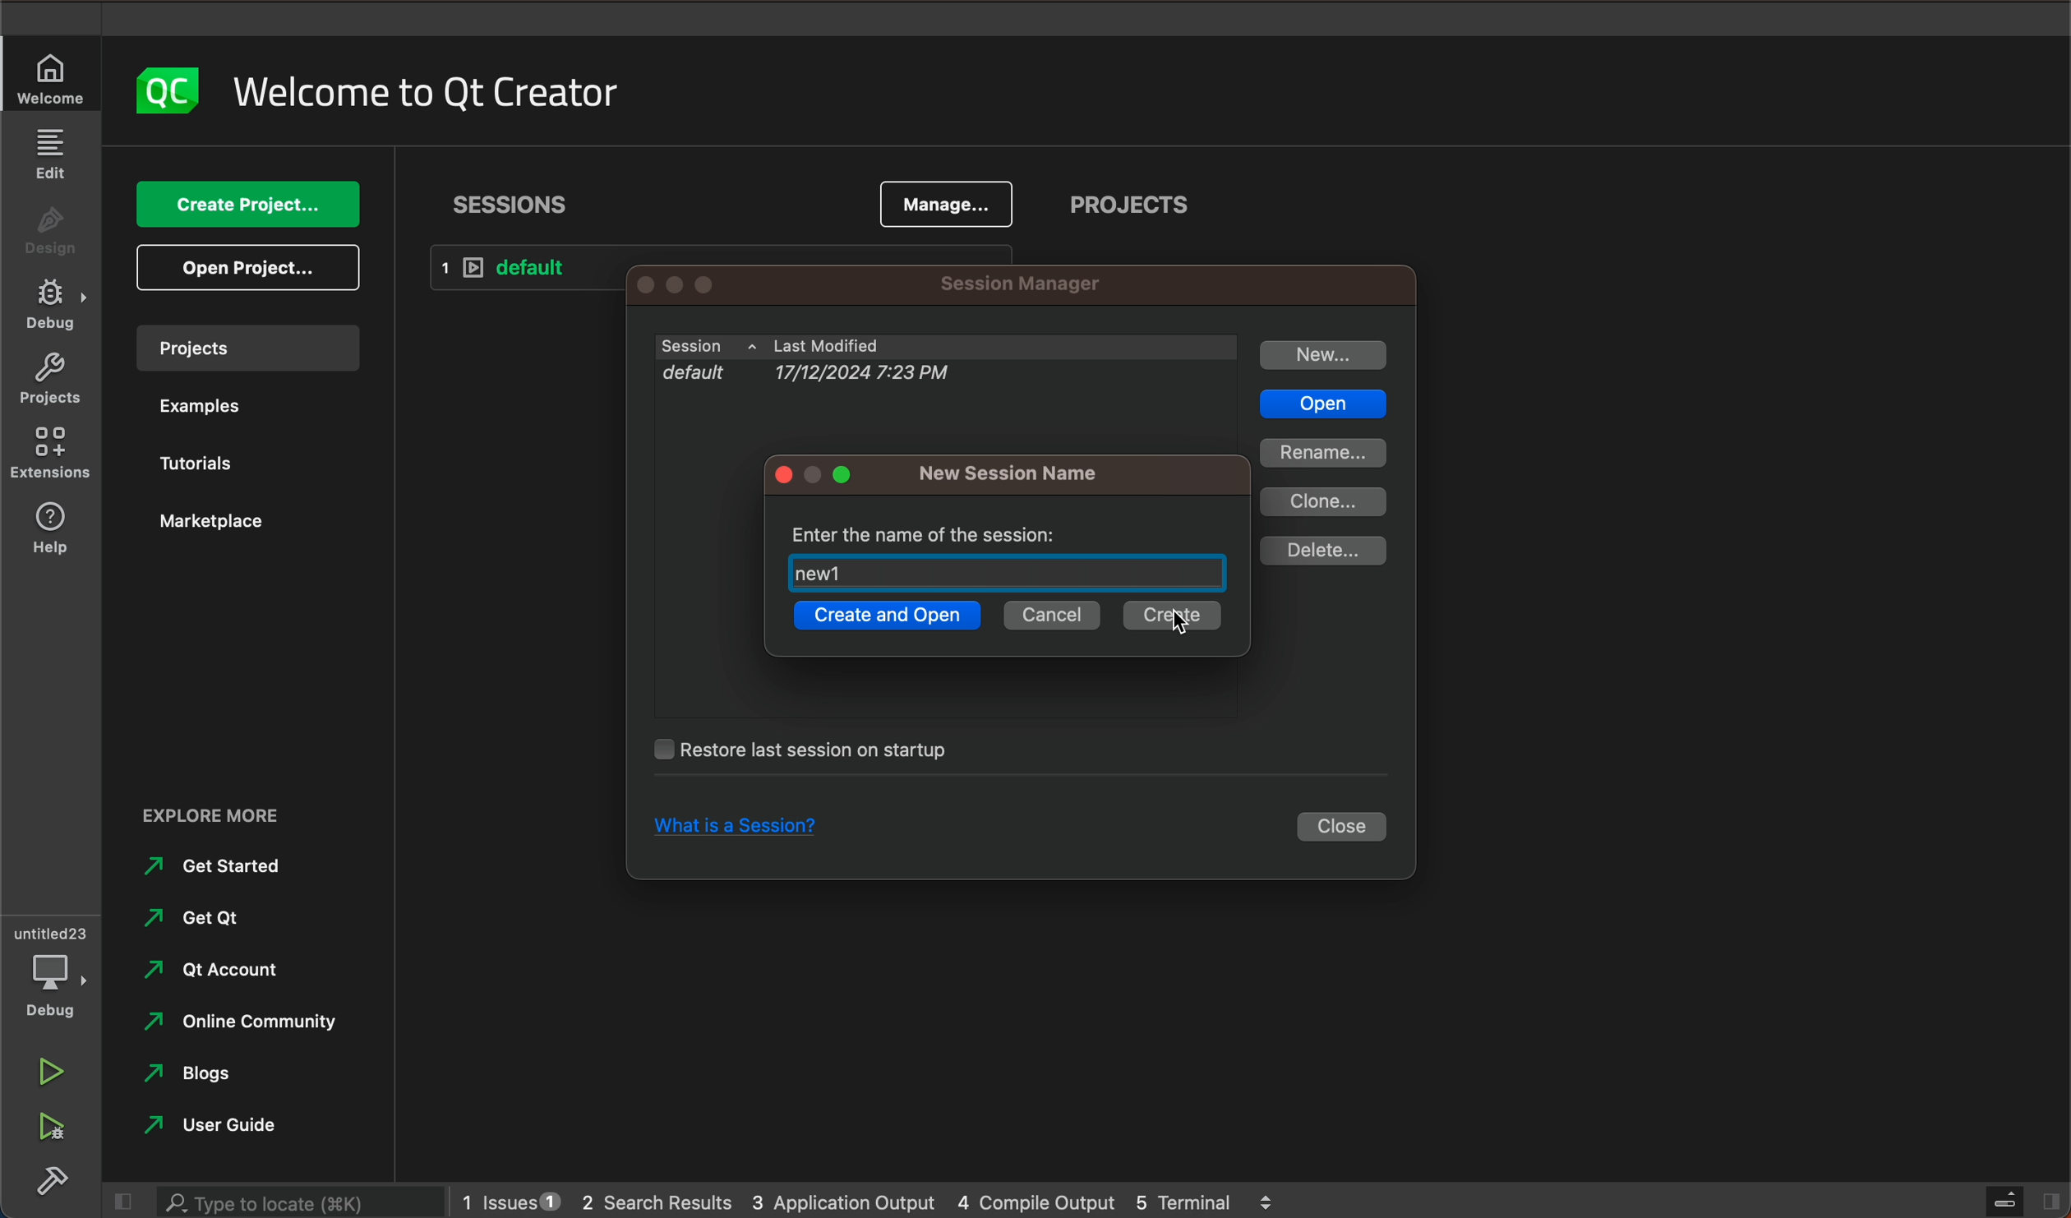 The height and width of the screenshot is (1218, 2071). What do you see at coordinates (56, 986) in the screenshot?
I see `debug` at bounding box center [56, 986].